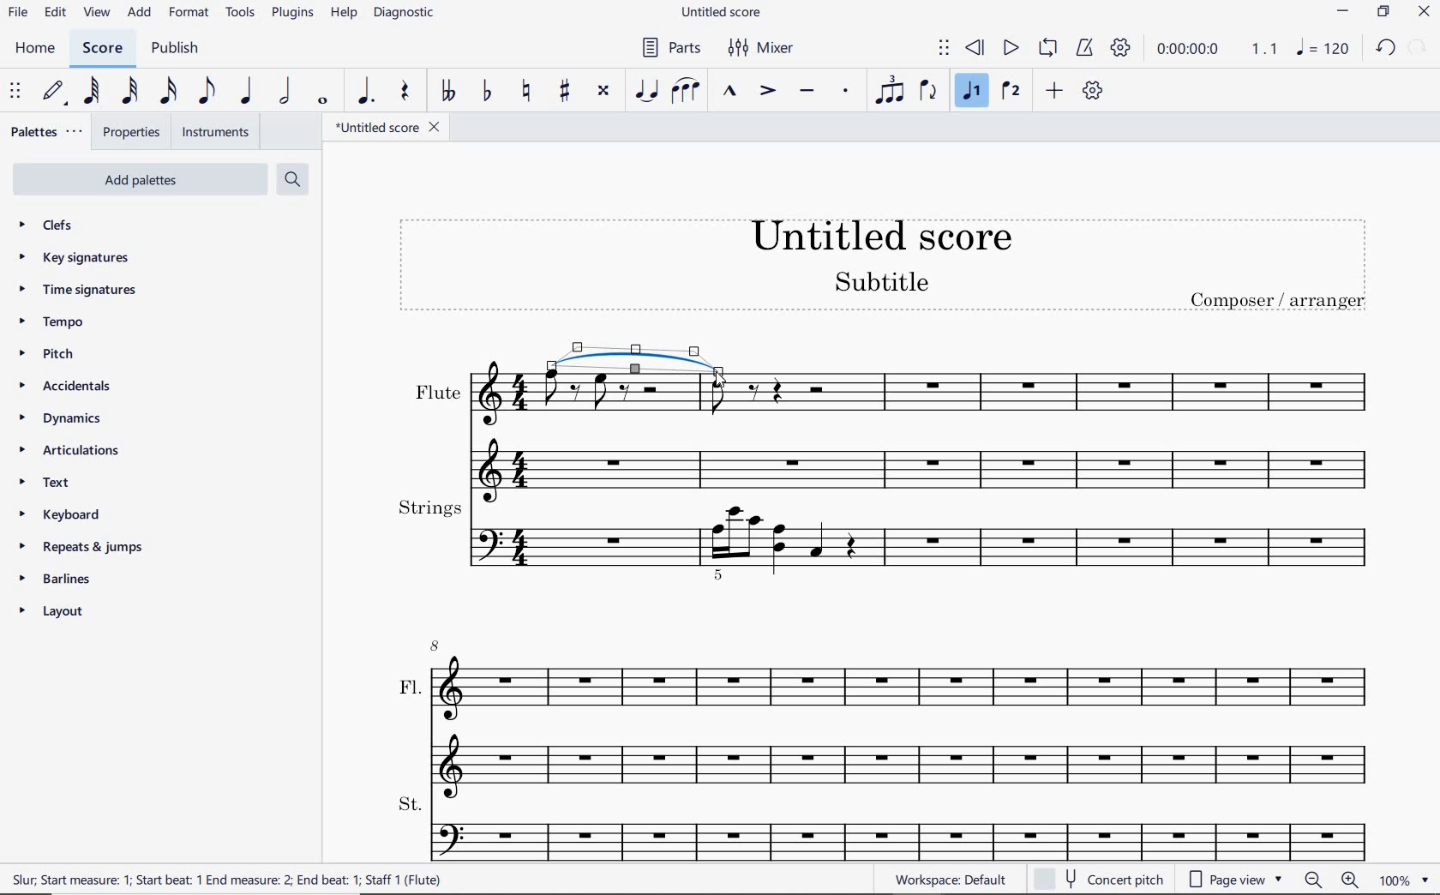 The height and width of the screenshot is (895, 1440). Describe the element at coordinates (637, 361) in the screenshot. I see `TIE` at that location.